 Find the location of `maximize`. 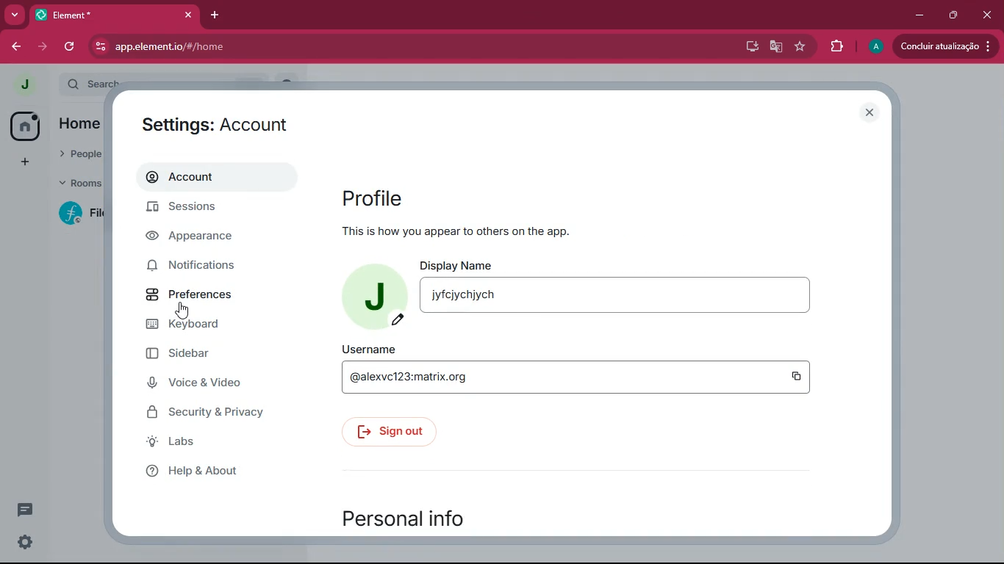

maximize is located at coordinates (953, 15).